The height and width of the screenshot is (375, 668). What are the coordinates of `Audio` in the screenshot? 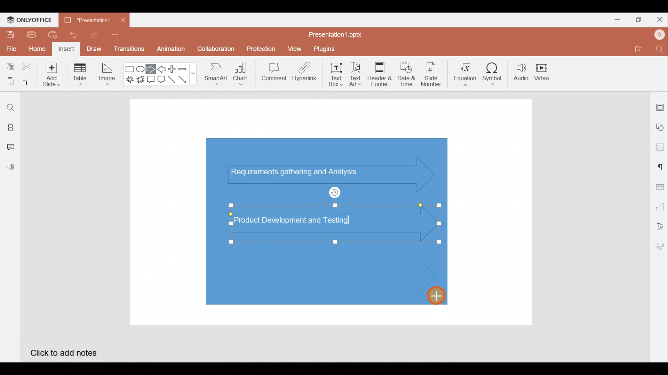 It's located at (521, 72).